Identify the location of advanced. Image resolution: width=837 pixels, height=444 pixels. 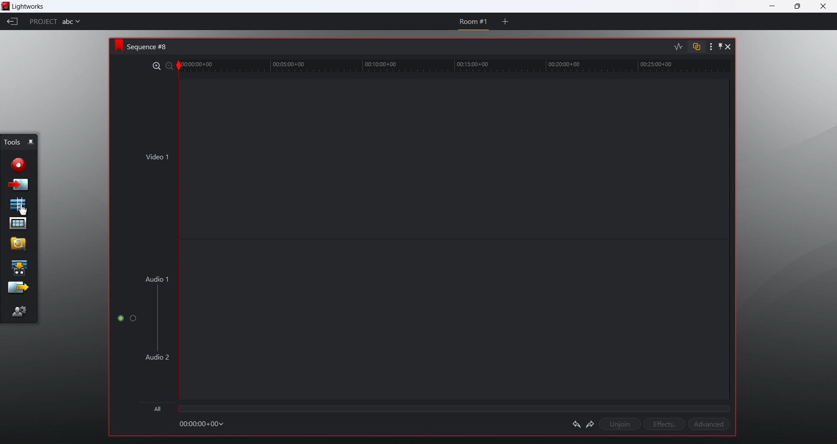
(710, 425).